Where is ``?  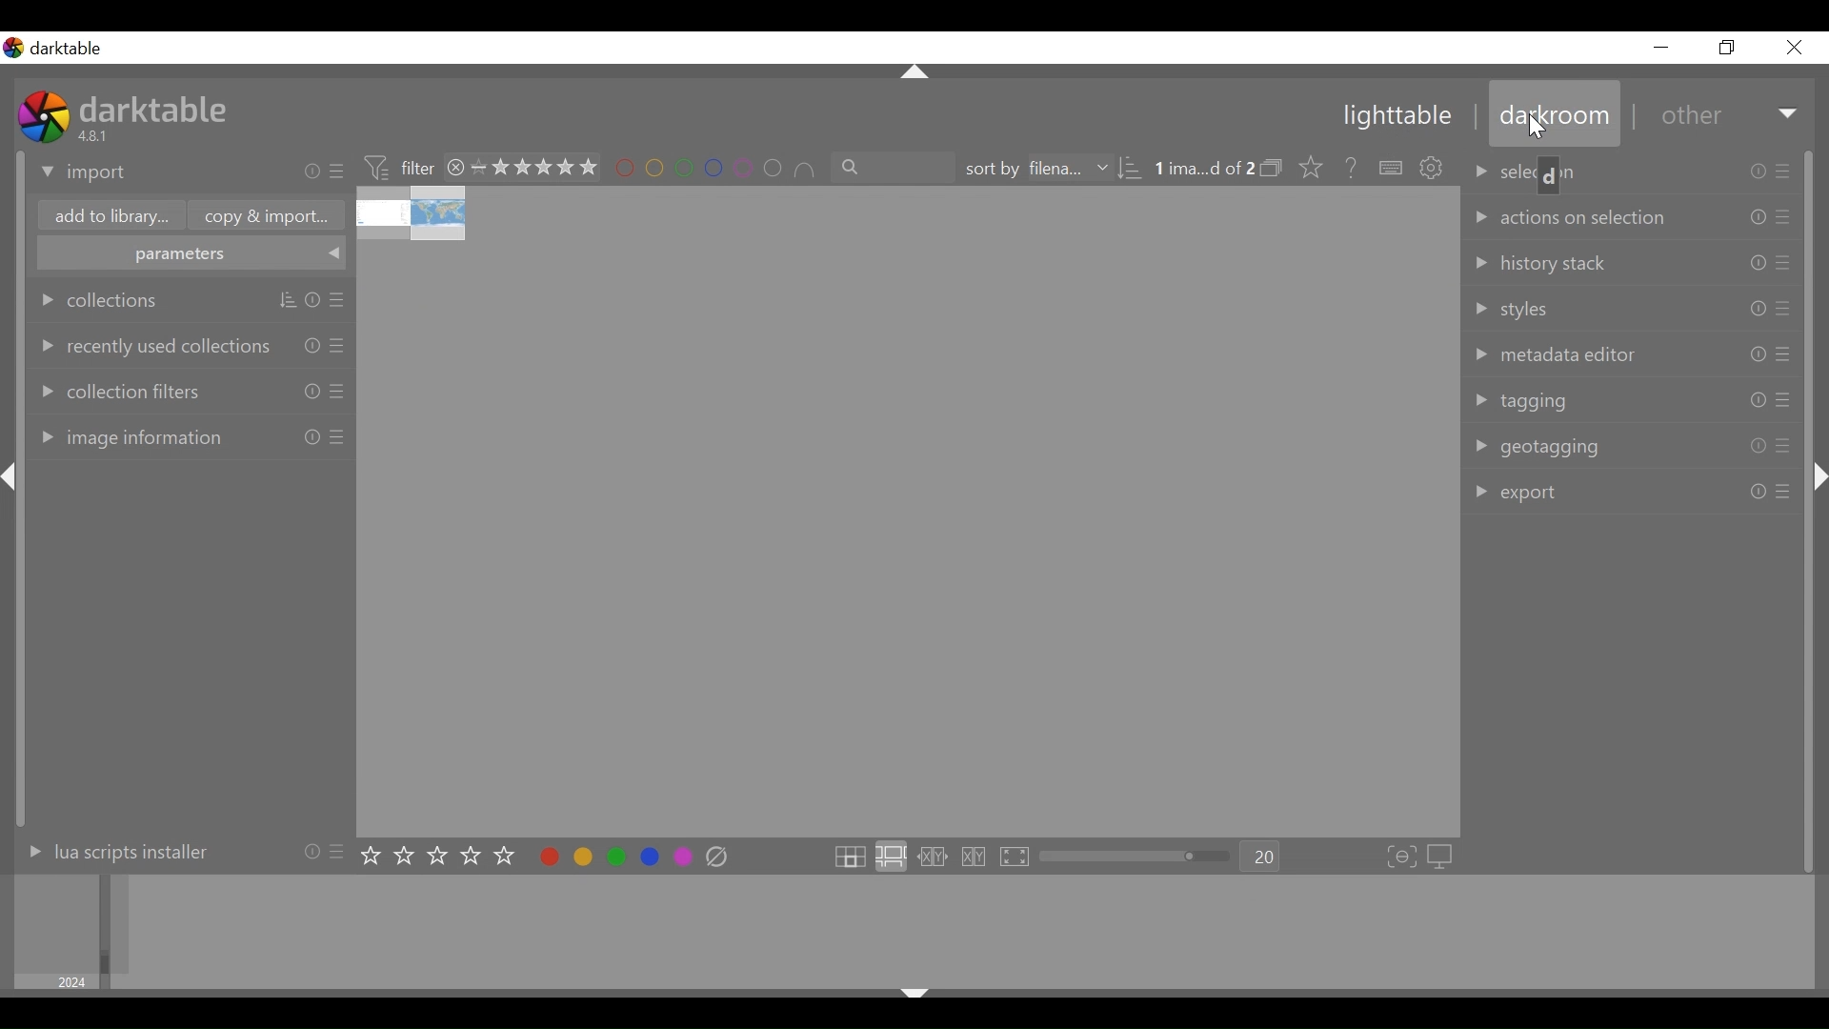
 is located at coordinates (341, 299).